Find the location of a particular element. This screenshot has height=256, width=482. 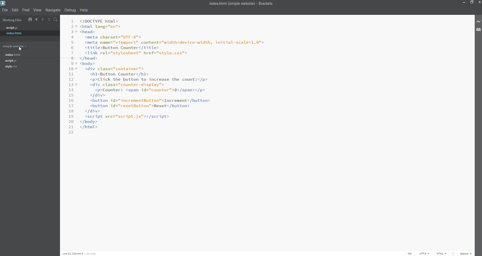

encoding: UTF-8 is located at coordinates (425, 253).